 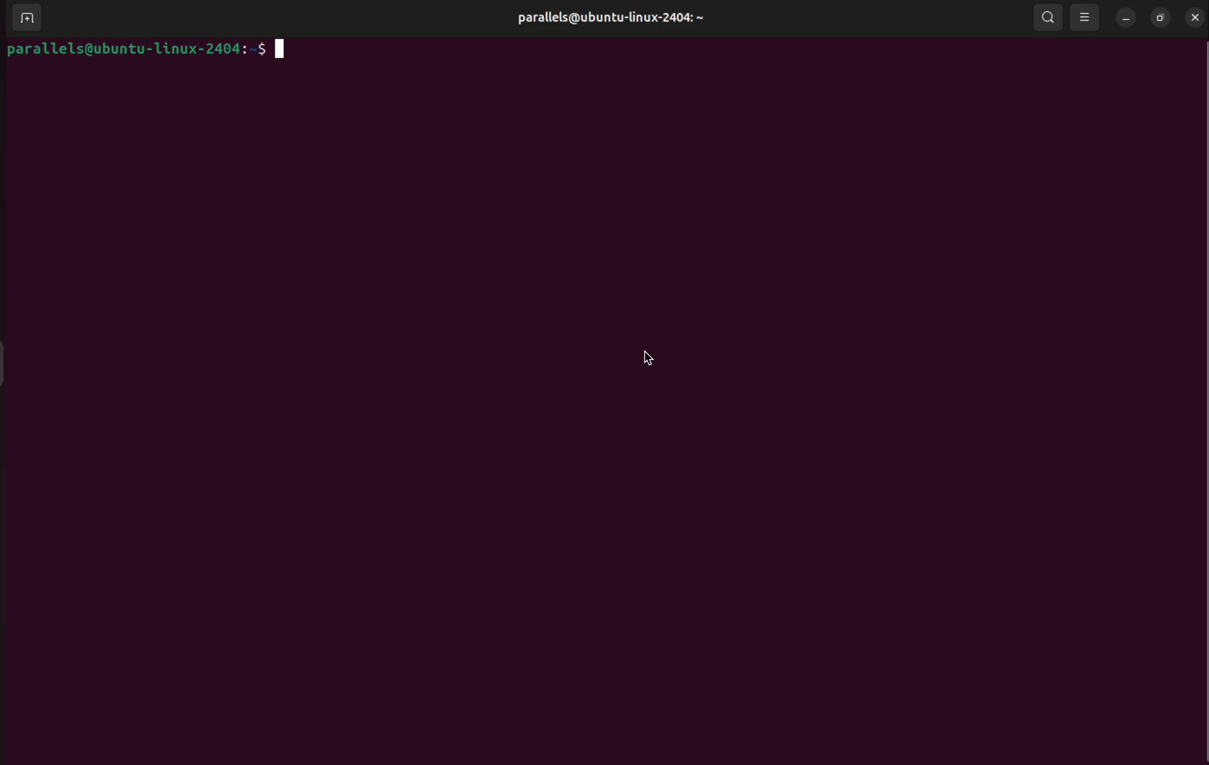 I want to click on parallels user profile, so click(x=616, y=18).